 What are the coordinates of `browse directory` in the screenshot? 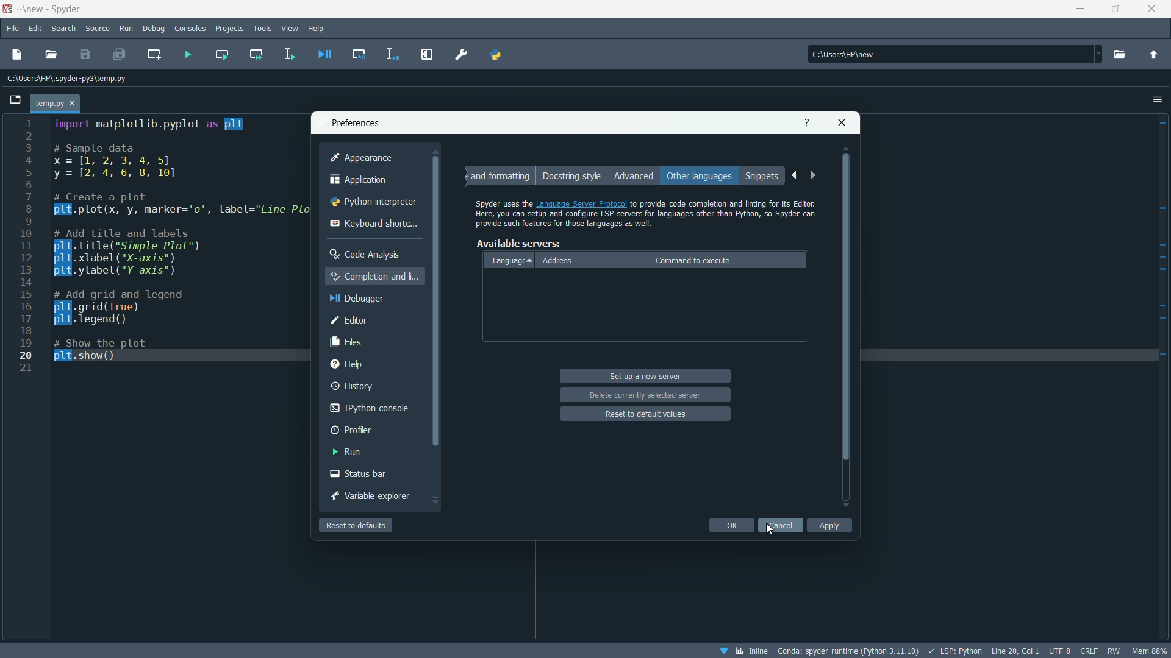 It's located at (1119, 54).